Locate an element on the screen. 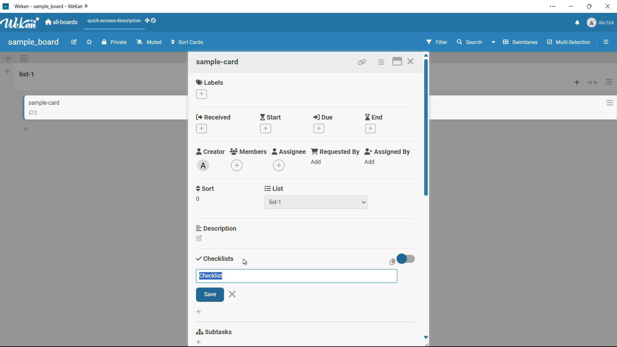  comments is located at coordinates (33, 113).